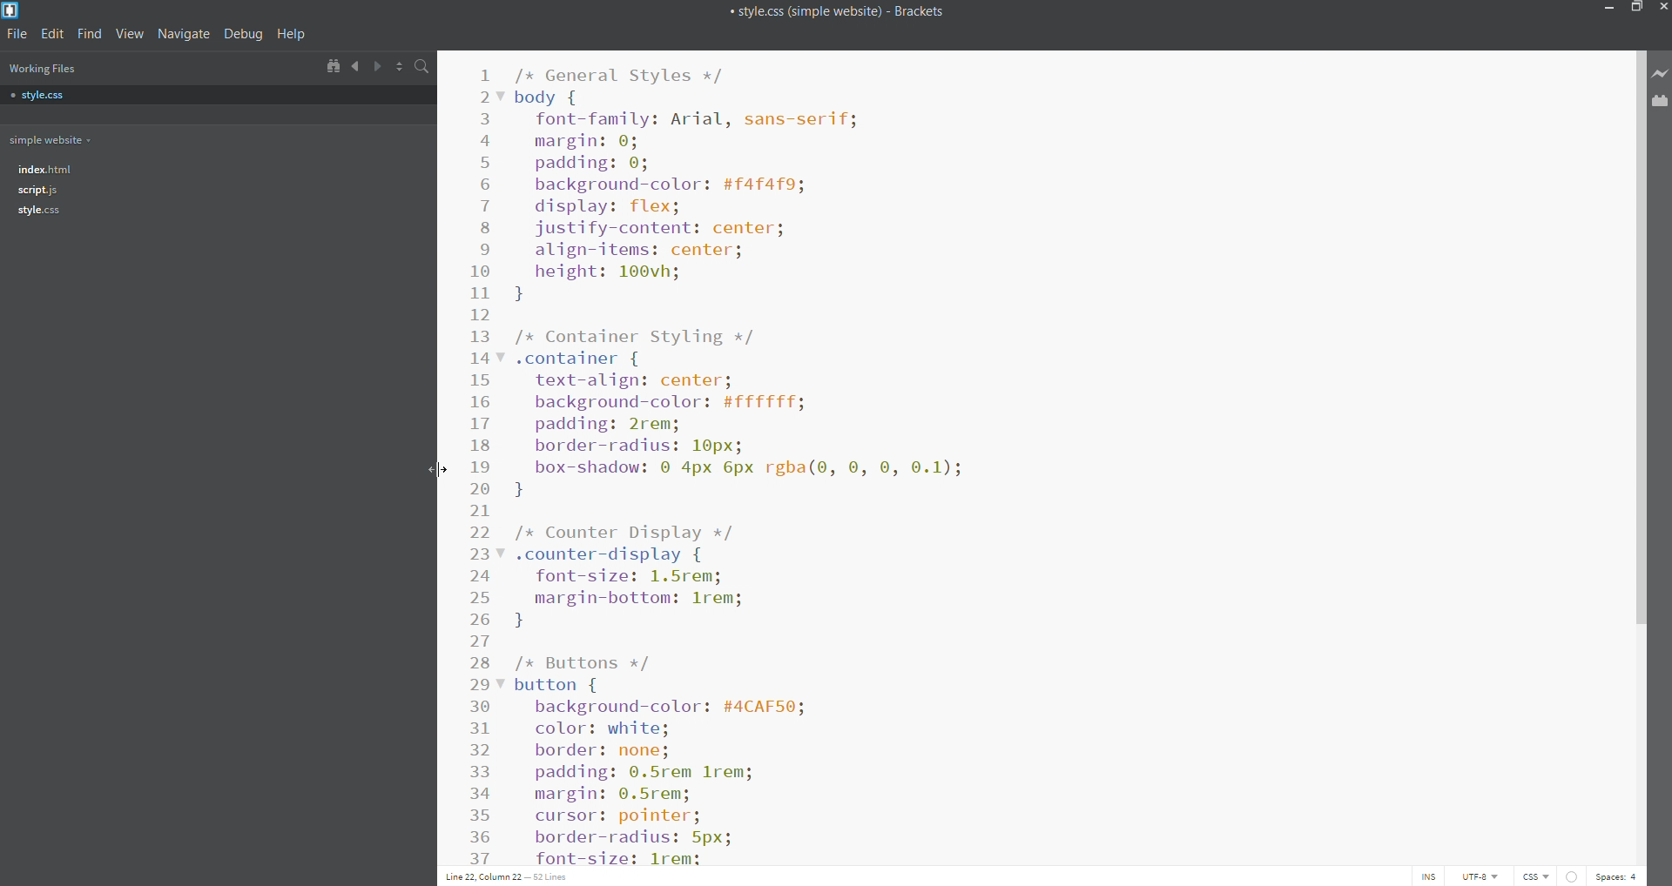 Image resolution: width=1672 pixels, height=886 pixels. Describe the element at coordinates (354, 67) in the screenshot. I see `navigate backwards` at that location.